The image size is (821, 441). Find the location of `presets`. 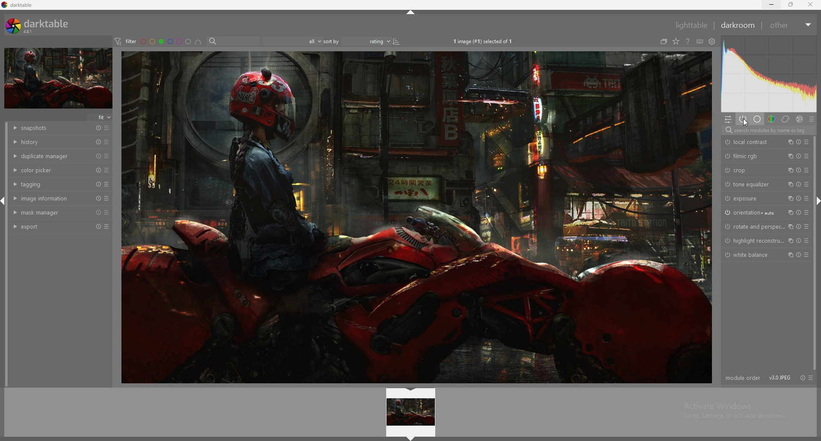

presets is located at coordinates (807, 198).